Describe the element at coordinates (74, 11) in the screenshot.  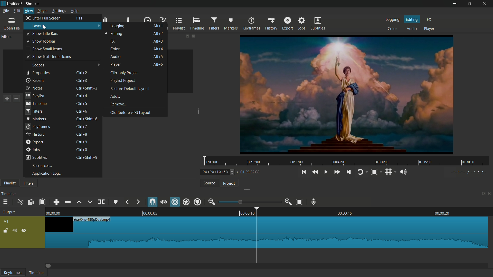
I see `help menu` at that location.